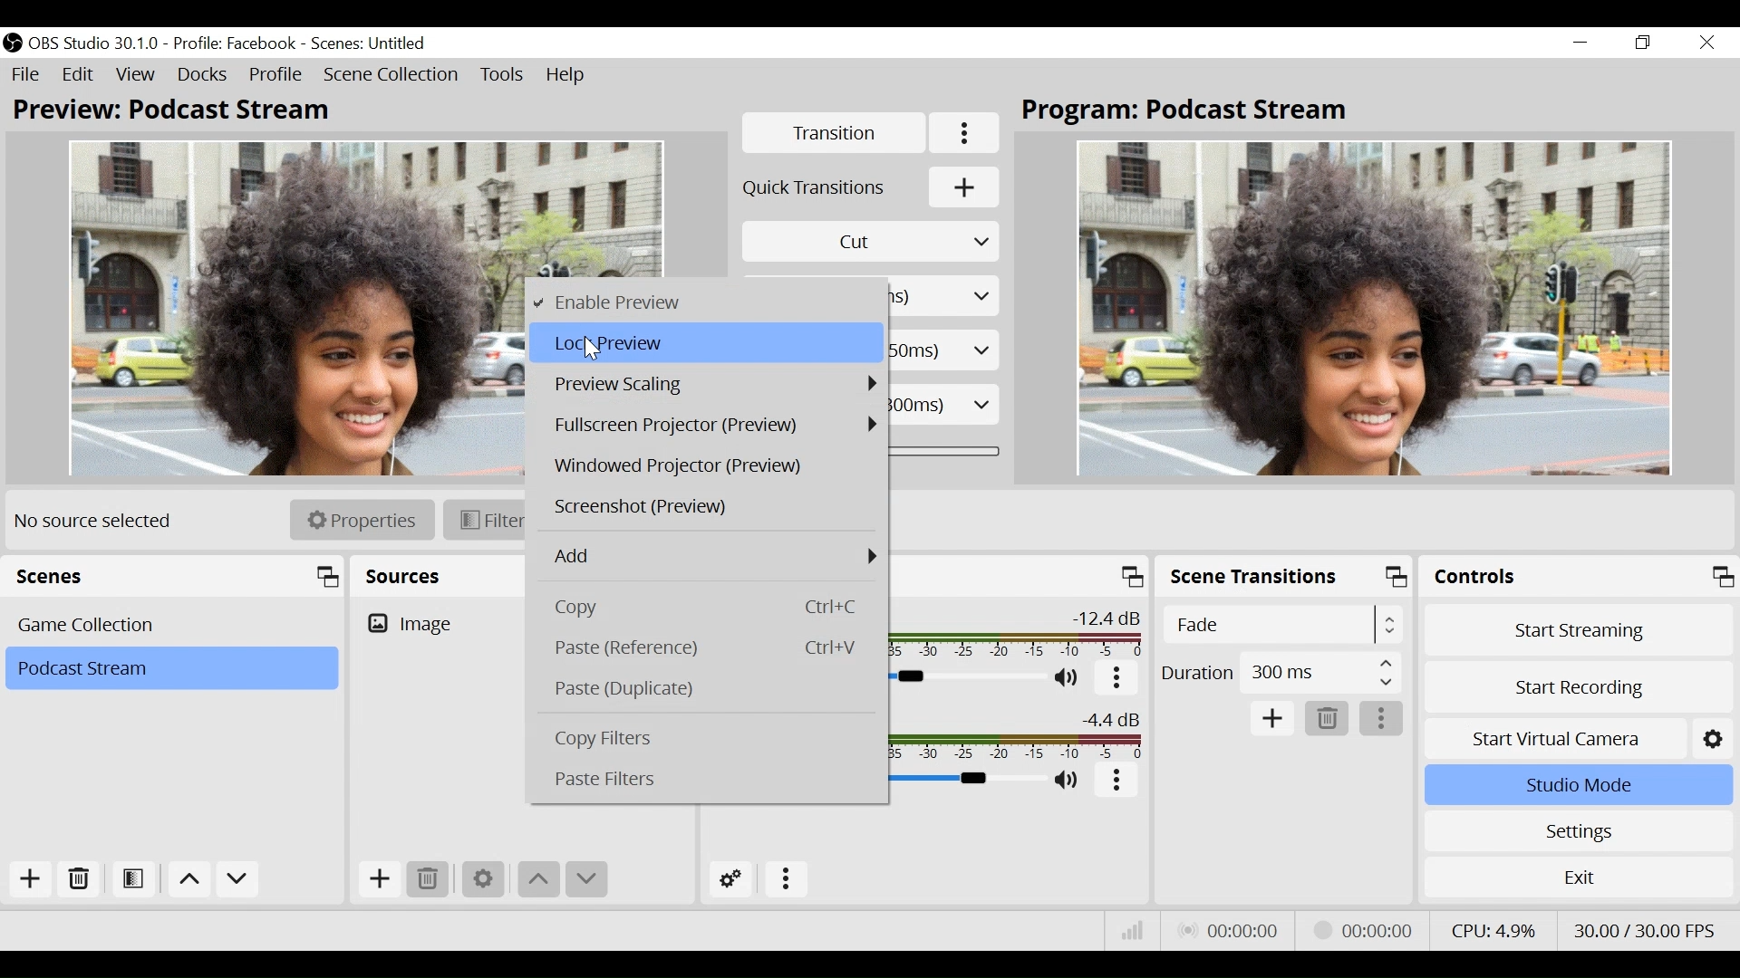  What do you see at coordinates (1704, 43) in the screenshot?
I see `Close` at bounding box center [1704, 43].